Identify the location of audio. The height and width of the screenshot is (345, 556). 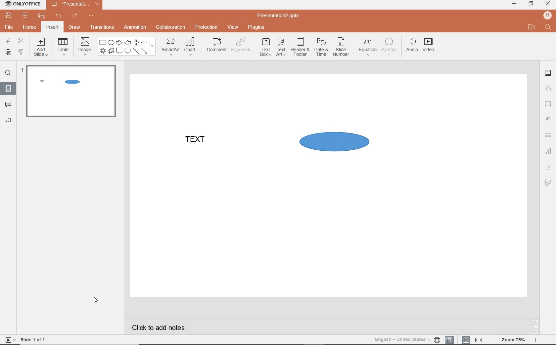
(411, 47).